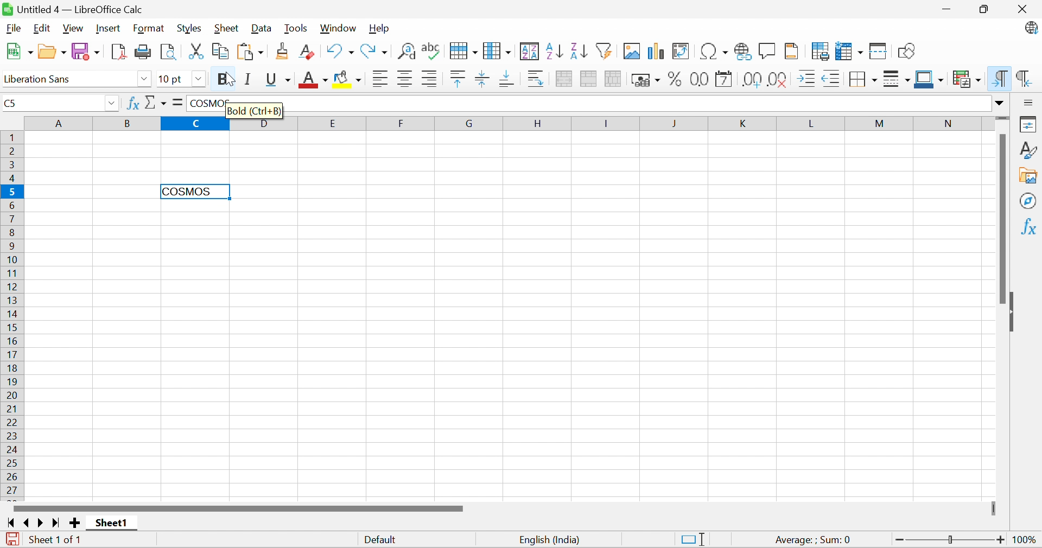 The height and width of the screenshot is (548, 1042). What do you see at coordinates (169, 51) in the screenshot?
I see `Toggle Print Preview` at bounding box center [169, 51].